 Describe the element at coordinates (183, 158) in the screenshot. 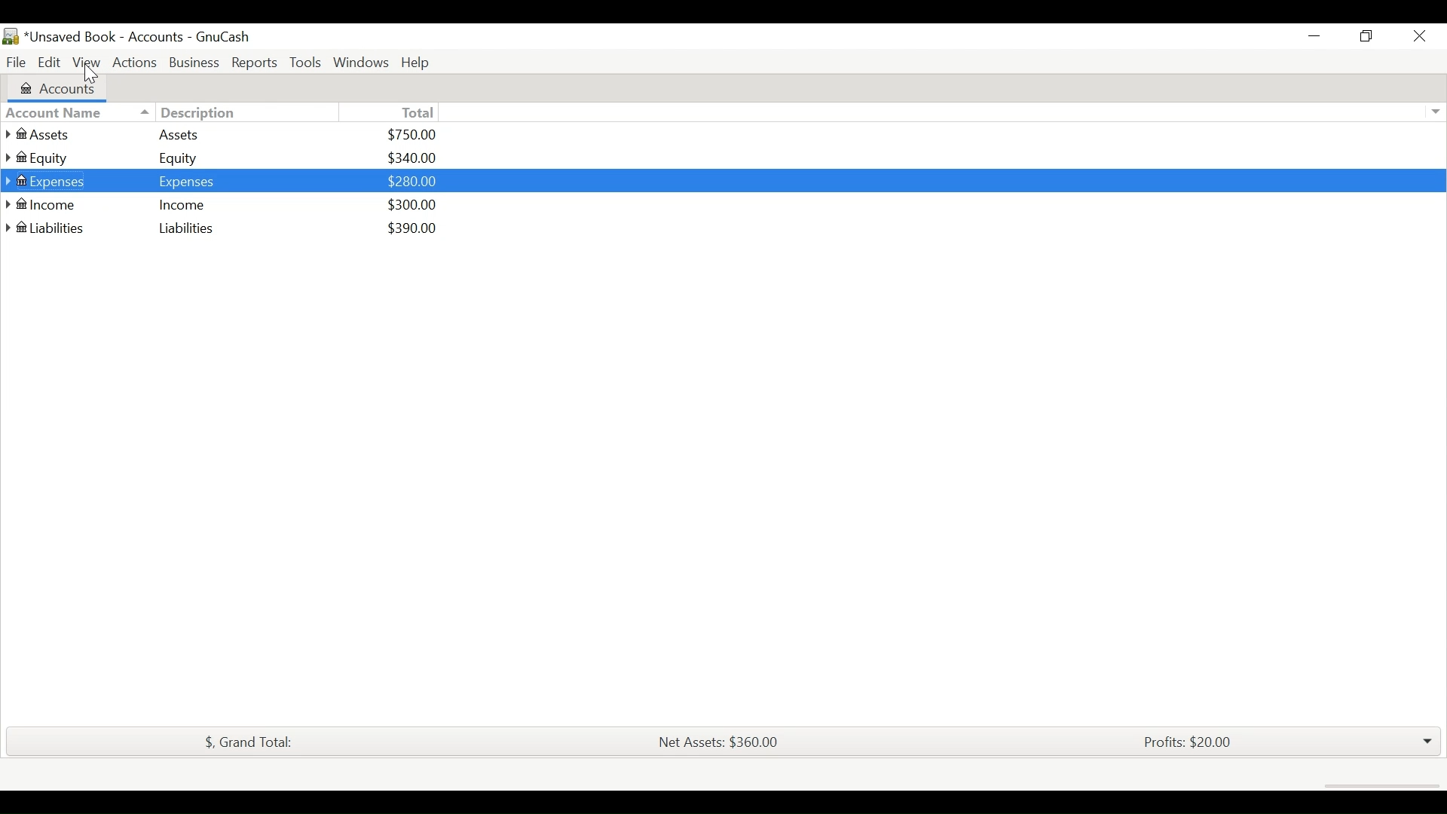

I see `Equity` at that location.